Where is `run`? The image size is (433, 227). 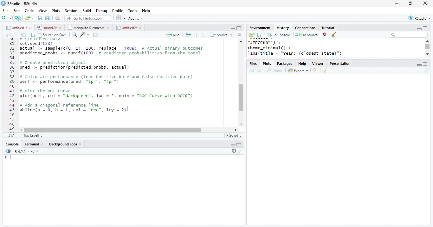
run is located at coordinates (173, 35).